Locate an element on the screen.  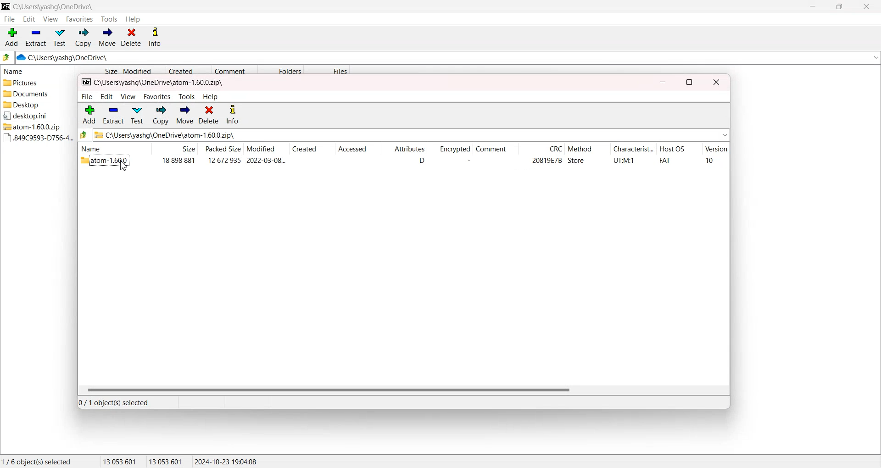
expand is located at coordinates (725, 135).